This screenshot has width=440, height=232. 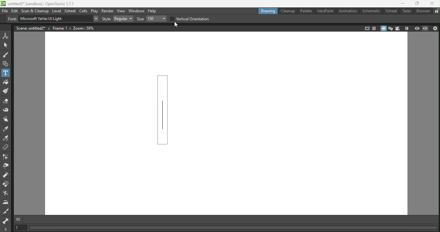 What do you see at coordinates (56, 28) in the screenshot?
I see `Scene details` at bounding box center [56, 28].